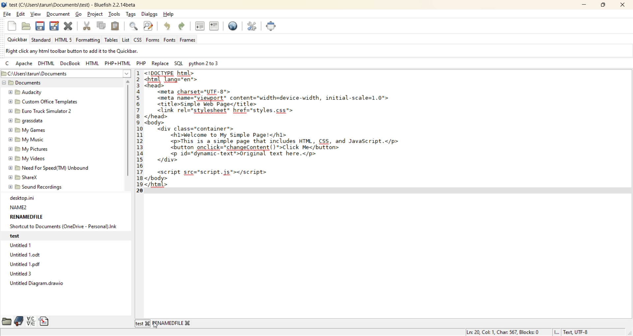  I want to click on charmap, so click(31, 321).